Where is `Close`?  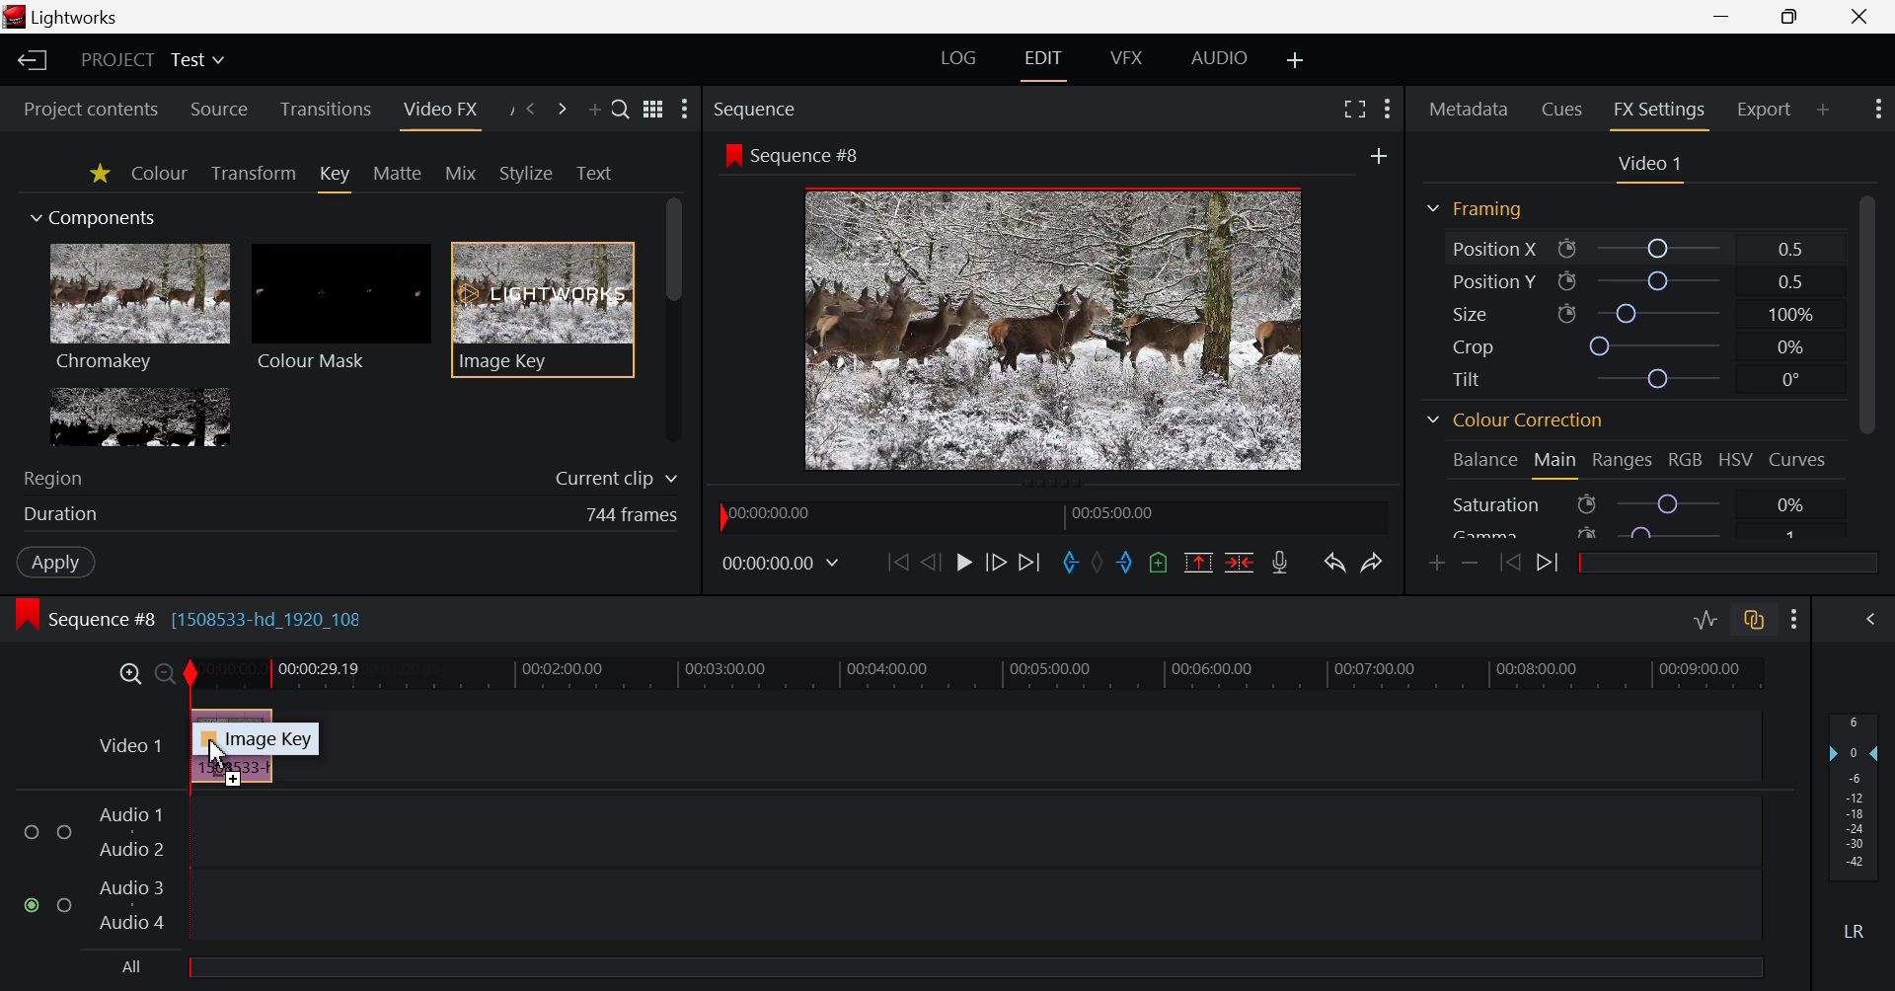 Close is located at coordinates (1859, 17).